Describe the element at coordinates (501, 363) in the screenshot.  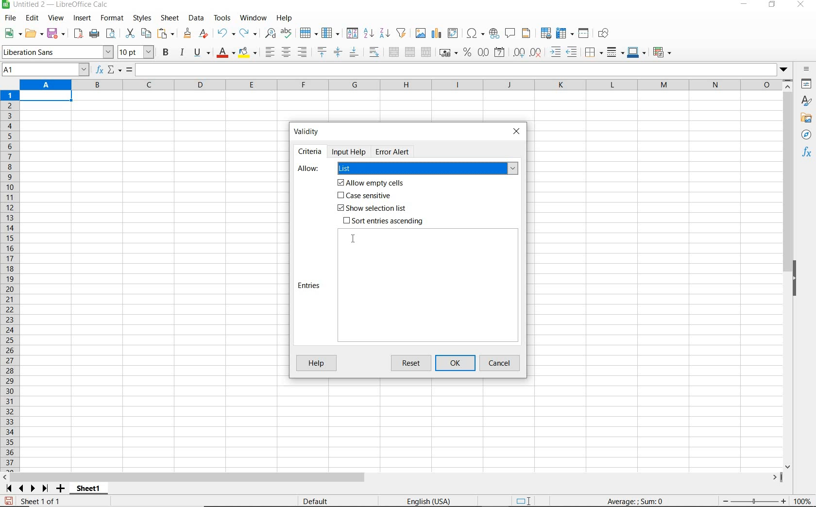
I see `cancel` at that location.